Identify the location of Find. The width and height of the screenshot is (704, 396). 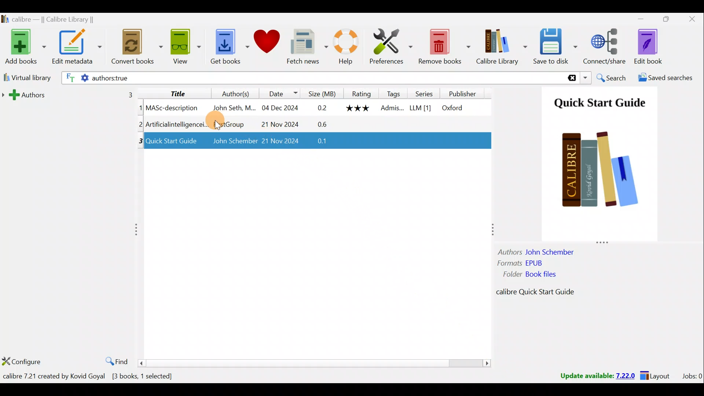
(116, 361).